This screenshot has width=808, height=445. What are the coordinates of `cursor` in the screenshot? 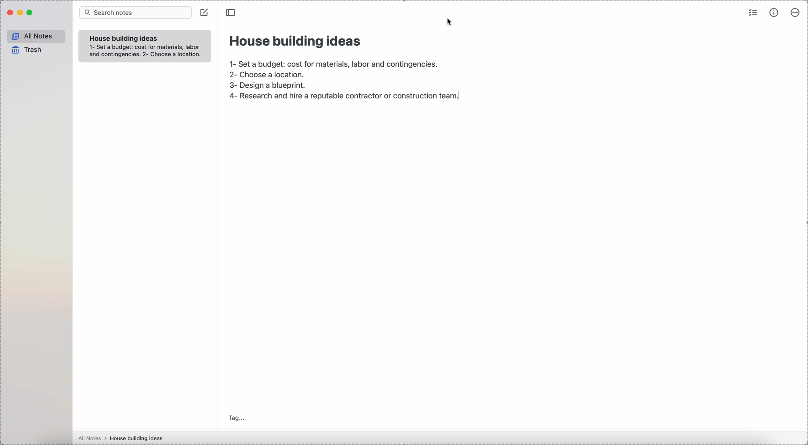 It's located at (450, 22).